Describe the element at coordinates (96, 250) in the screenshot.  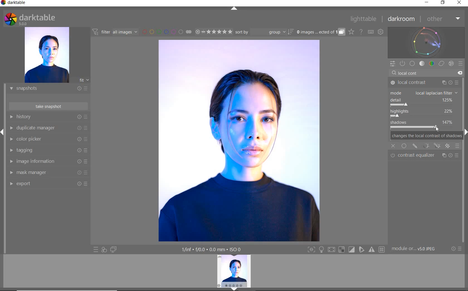
I see `QUICK ACCESS TO PRESET` at that location.